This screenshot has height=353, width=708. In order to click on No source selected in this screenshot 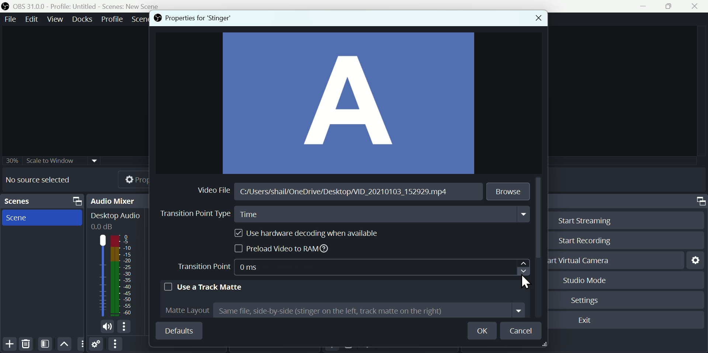, I will do `click(43, 180)`.